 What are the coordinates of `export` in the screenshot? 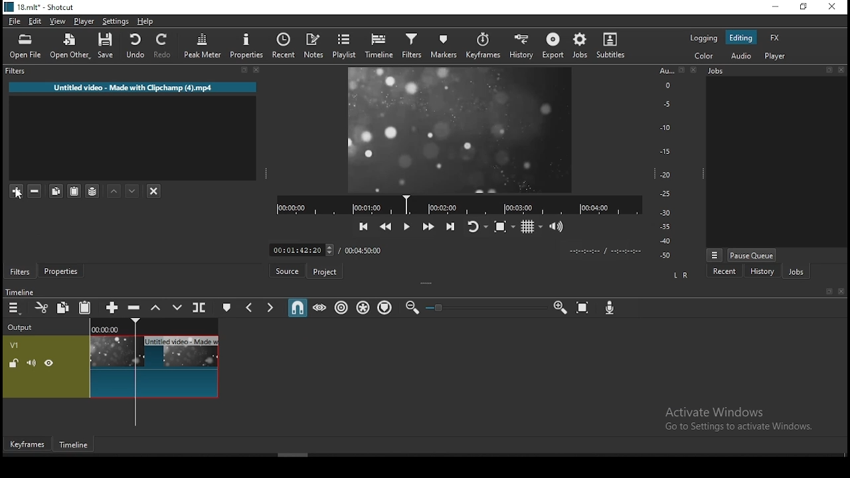 It's located at (552, 45).